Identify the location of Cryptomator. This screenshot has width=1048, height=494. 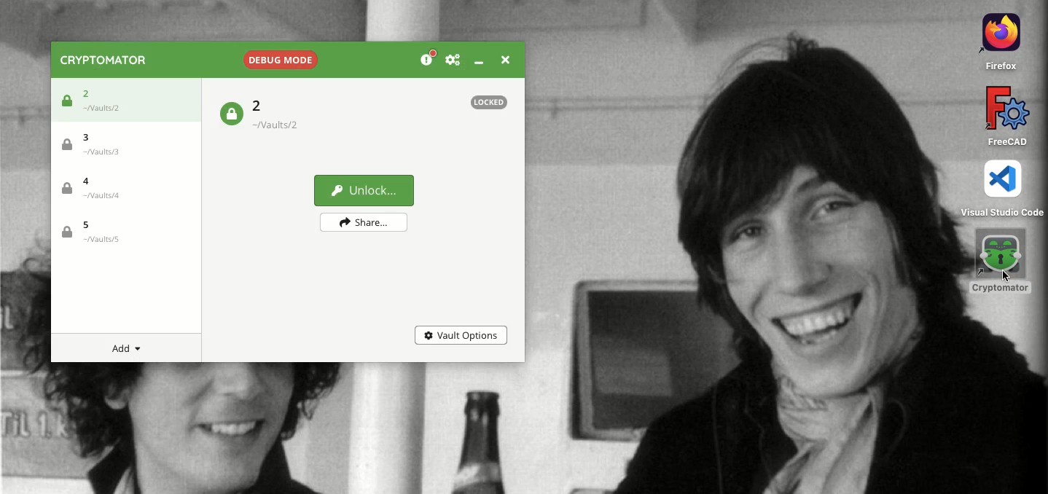
(1001, 261).